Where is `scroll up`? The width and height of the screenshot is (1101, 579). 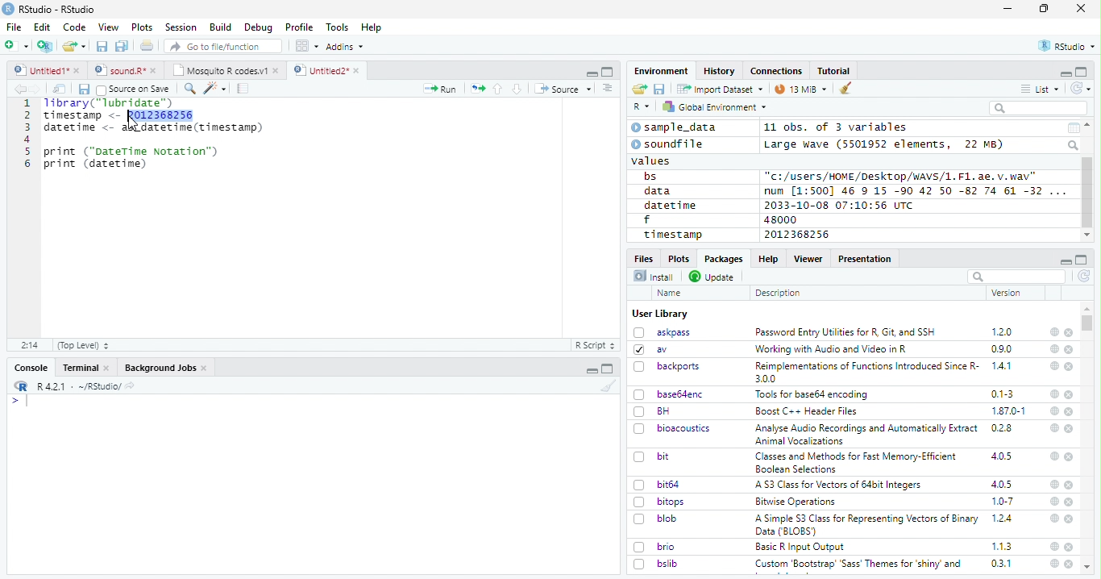
scroll up is located at coordinates (1089, 125).